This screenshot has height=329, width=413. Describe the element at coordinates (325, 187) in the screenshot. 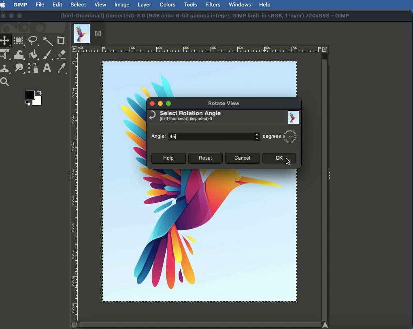

I see `vertical Scrollbar` at that location.